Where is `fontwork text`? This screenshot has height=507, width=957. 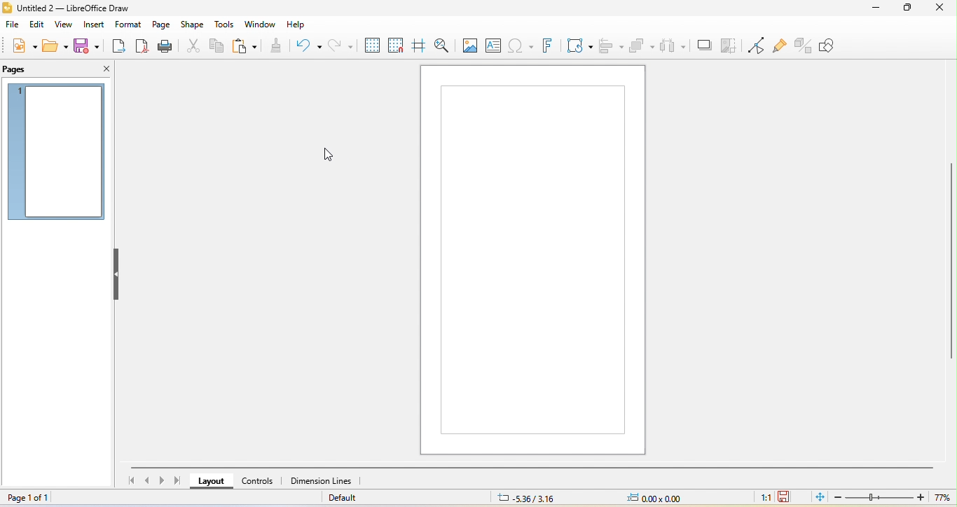
fontwork text is located at coordinates (552, 46).